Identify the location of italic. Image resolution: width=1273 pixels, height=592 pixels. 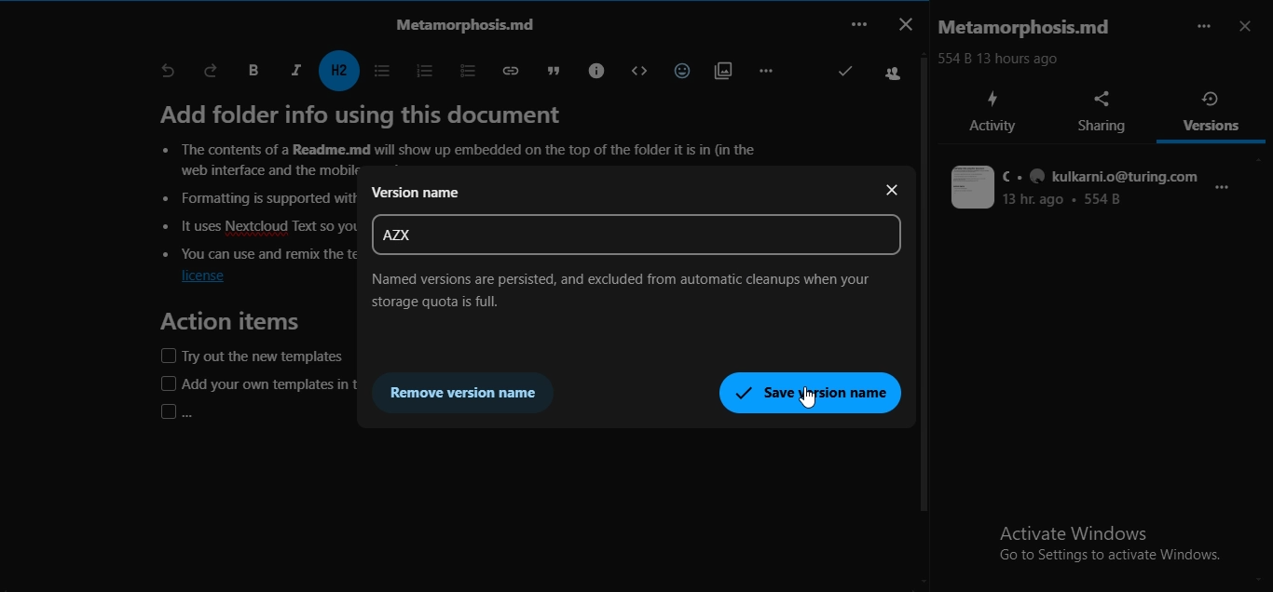
(295, 69).